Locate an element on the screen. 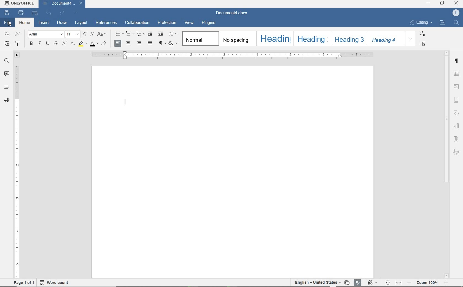  justified is located at coordinates (150, 43).